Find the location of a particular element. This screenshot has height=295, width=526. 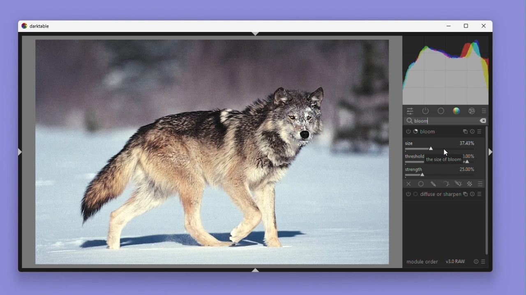

Histogram is located at coordinates (446, 70).